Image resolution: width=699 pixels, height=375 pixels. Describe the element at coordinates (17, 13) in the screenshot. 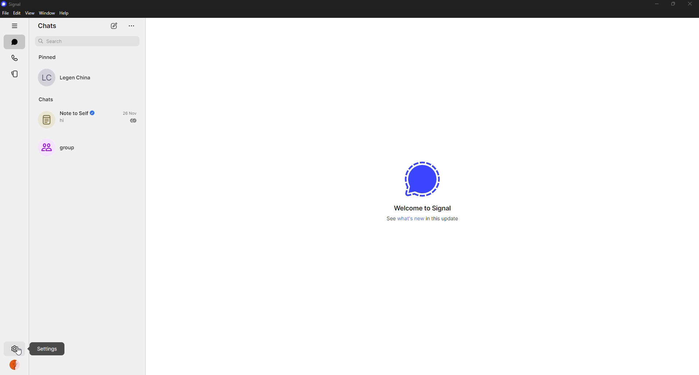

I see `edit` at that location.